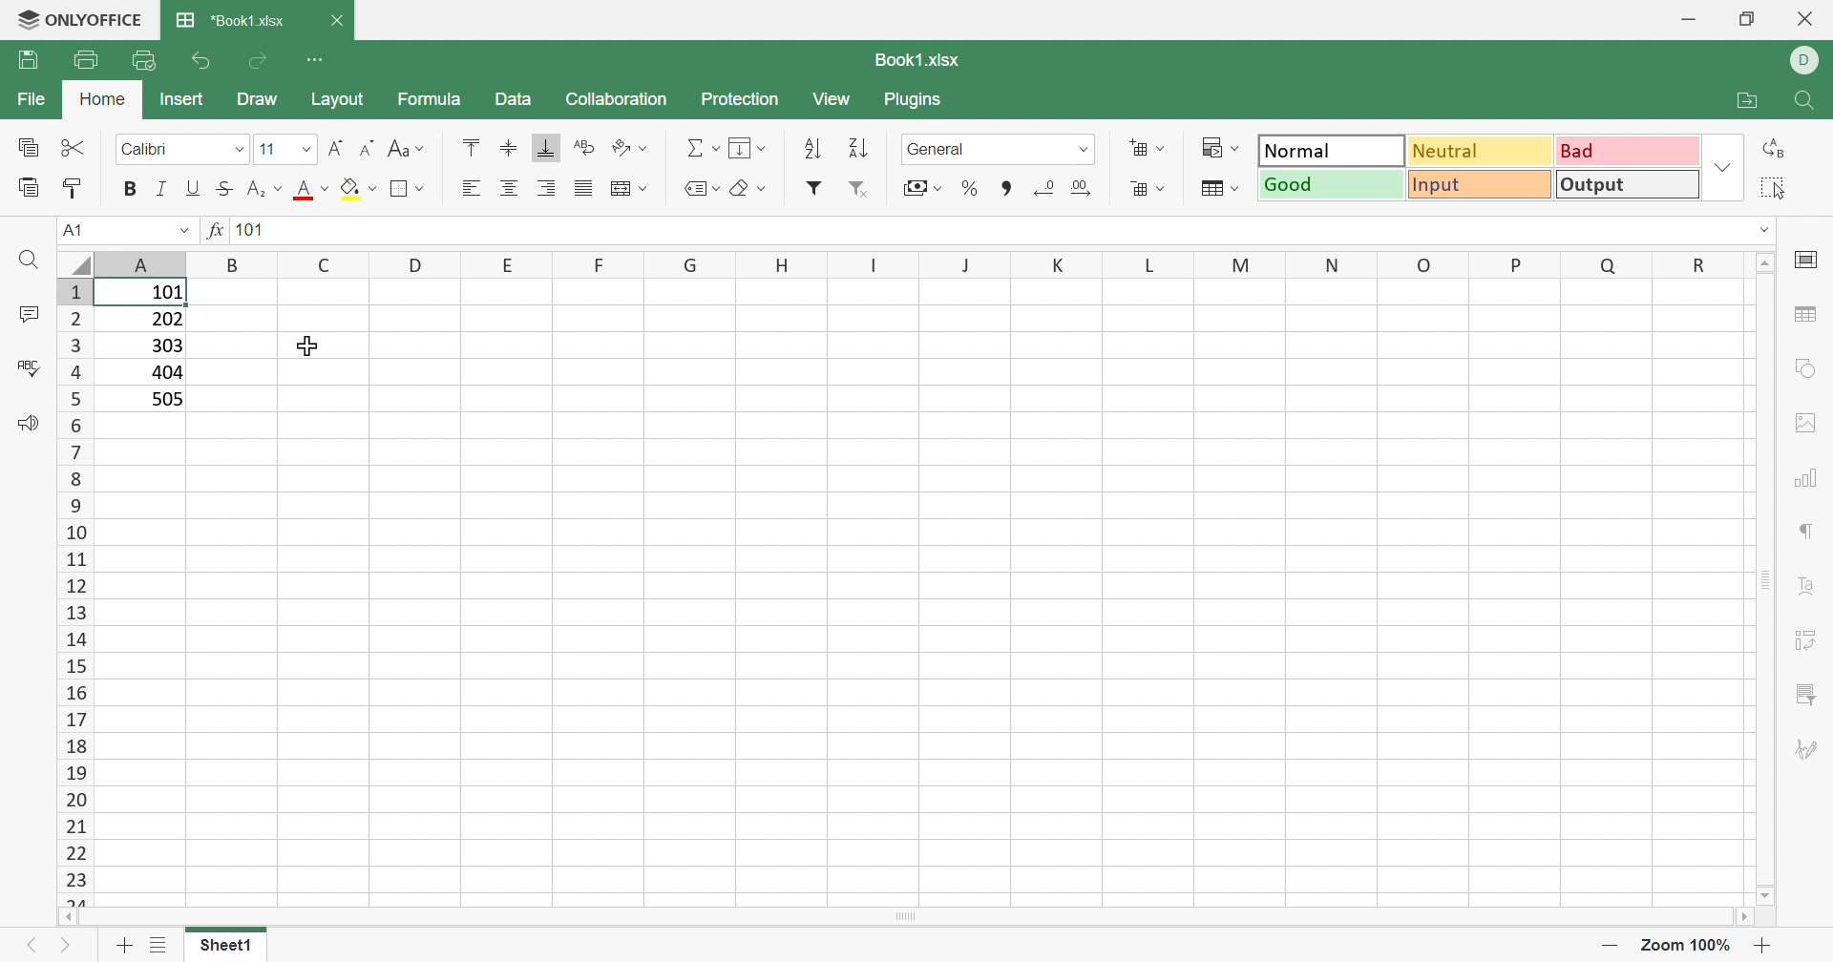 Image resolution: width=1833 pixels, height=962 pixels. What do you see at coordinates (26, 188) in the screenshot?
I see `Paste` at bounding box center [26, 188].